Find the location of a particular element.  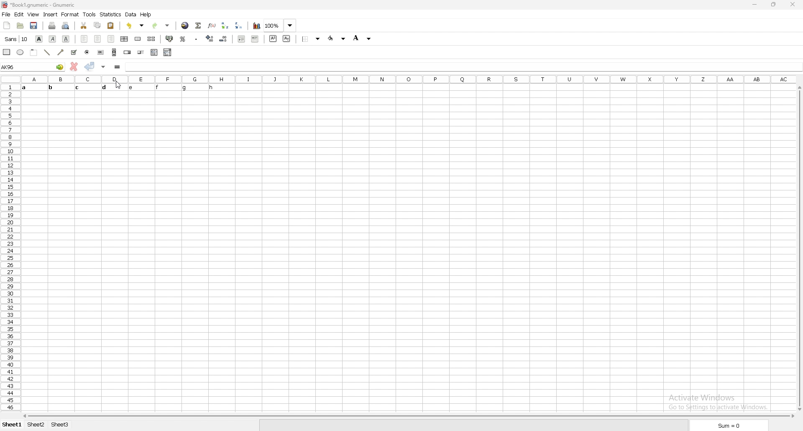

font is located at coordinates (17, 38).